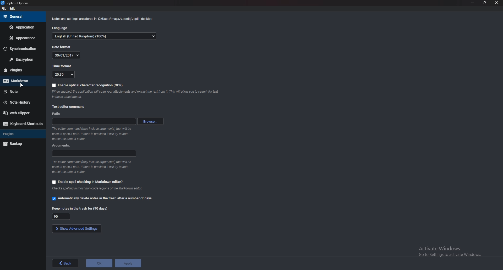 This screenshot has height=270, width=503. What do you see at coordinates (21, 144) in the screenshot?
I see `backup` at bounding box center [21, 144].